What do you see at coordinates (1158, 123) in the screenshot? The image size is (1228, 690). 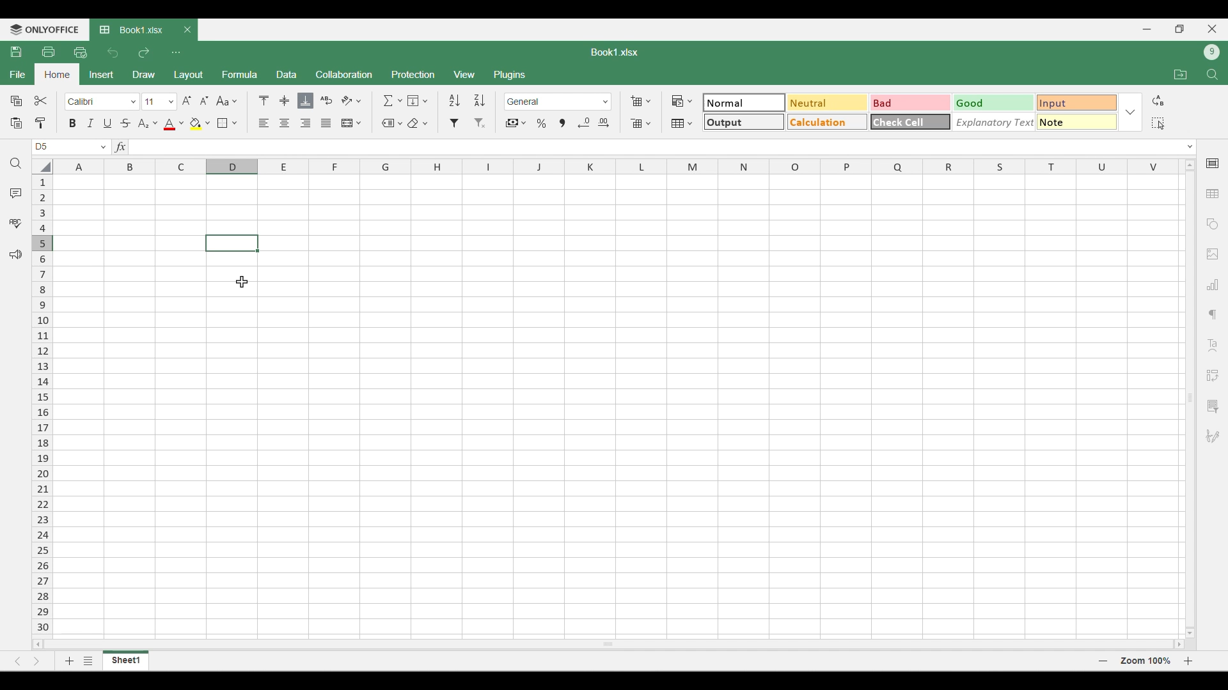 I see `Select all` at bounding box center [1158, 123].